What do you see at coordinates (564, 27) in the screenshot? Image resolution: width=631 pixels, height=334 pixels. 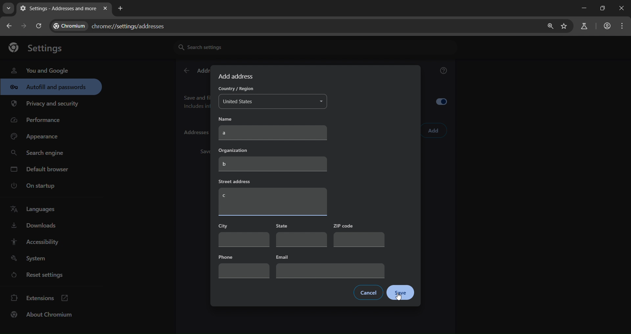 I see `bookmark page` at bounding box center [564, 27].